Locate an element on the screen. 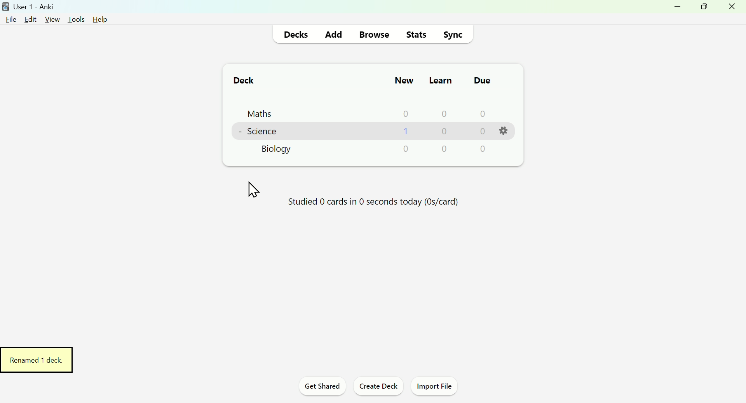 The height and width of the screenshot is (403, 746). Sync is located at coordinates (455, 33).